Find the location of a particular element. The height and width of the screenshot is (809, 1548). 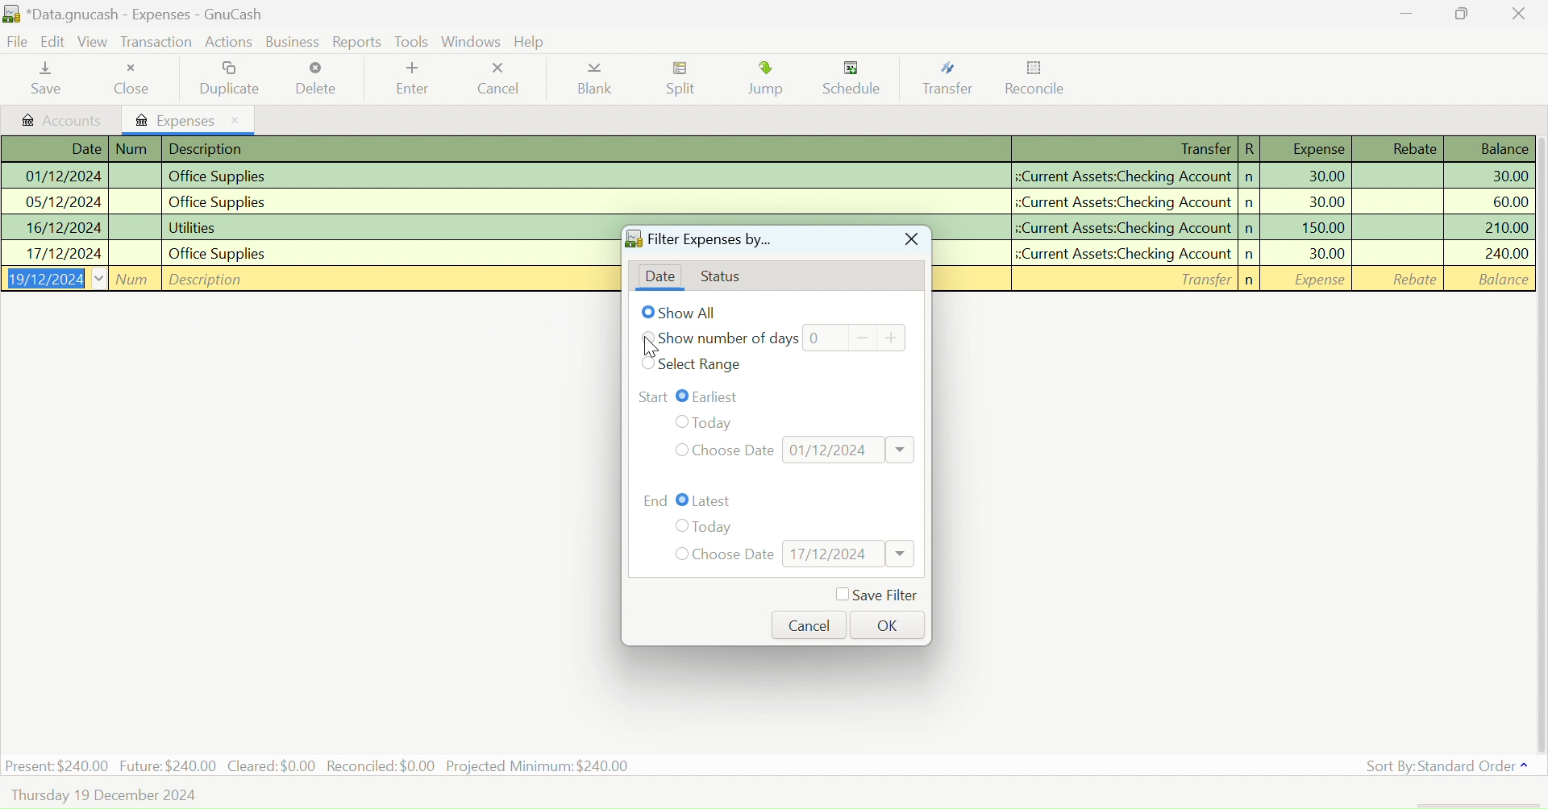

Tools is located at coordinates (411, 40).